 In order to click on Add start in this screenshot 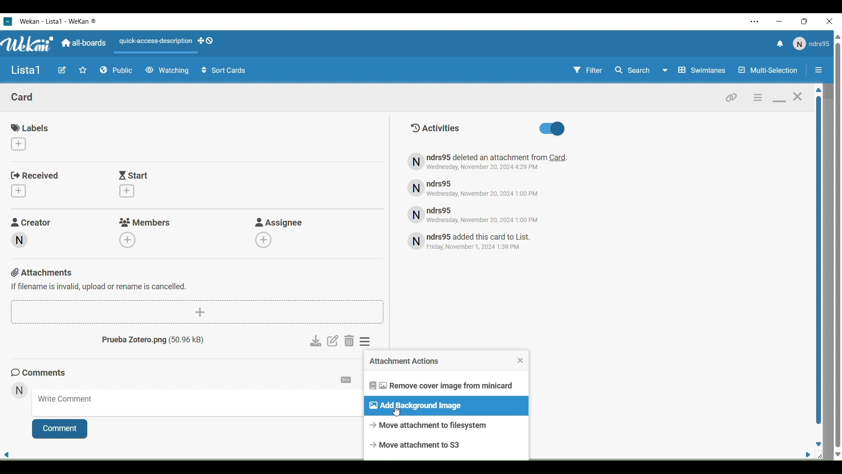, I will do `click(128, 191)`.